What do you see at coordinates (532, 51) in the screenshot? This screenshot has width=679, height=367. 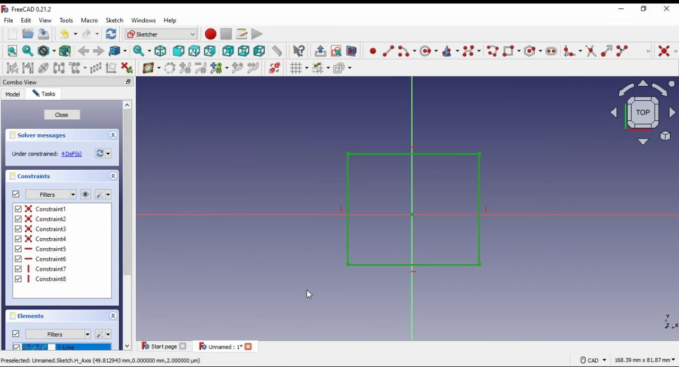 I see `create regular polygon` at bounding box center [532, 51].